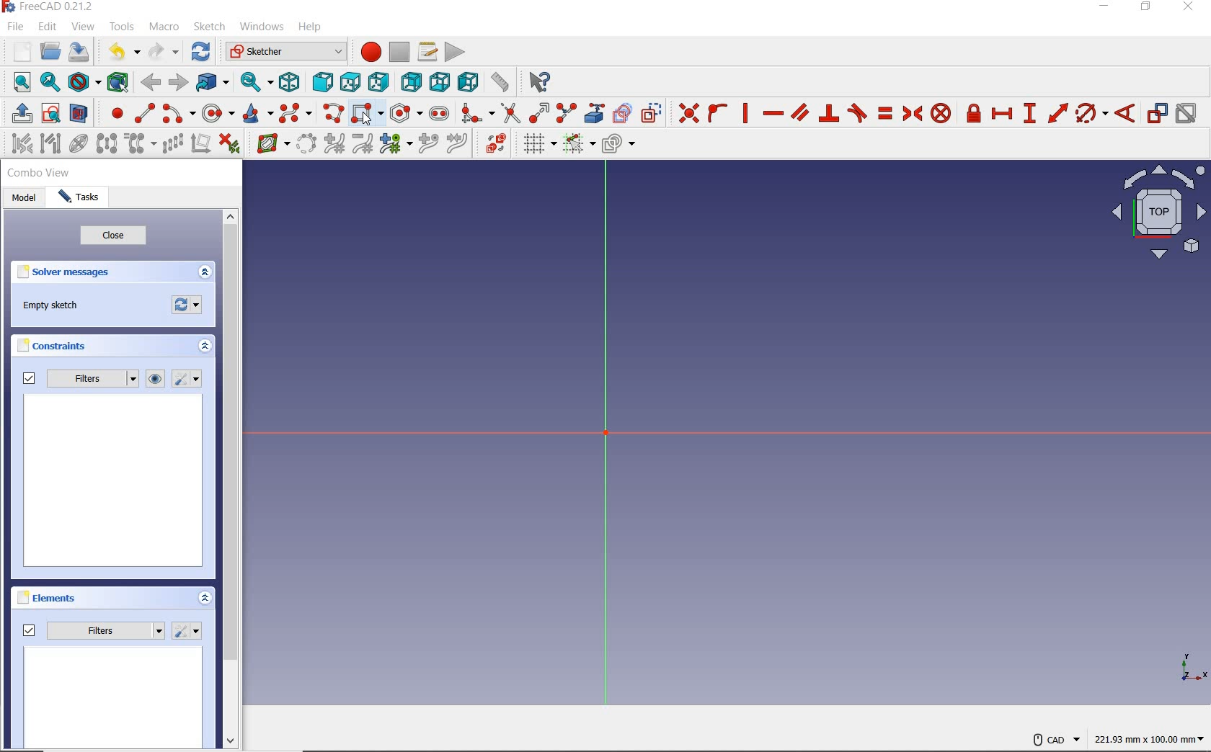 The image size is (1211, 752). Describe the element at coordinates (474, 113) in the screenshot. I see `create fillet` at that location.